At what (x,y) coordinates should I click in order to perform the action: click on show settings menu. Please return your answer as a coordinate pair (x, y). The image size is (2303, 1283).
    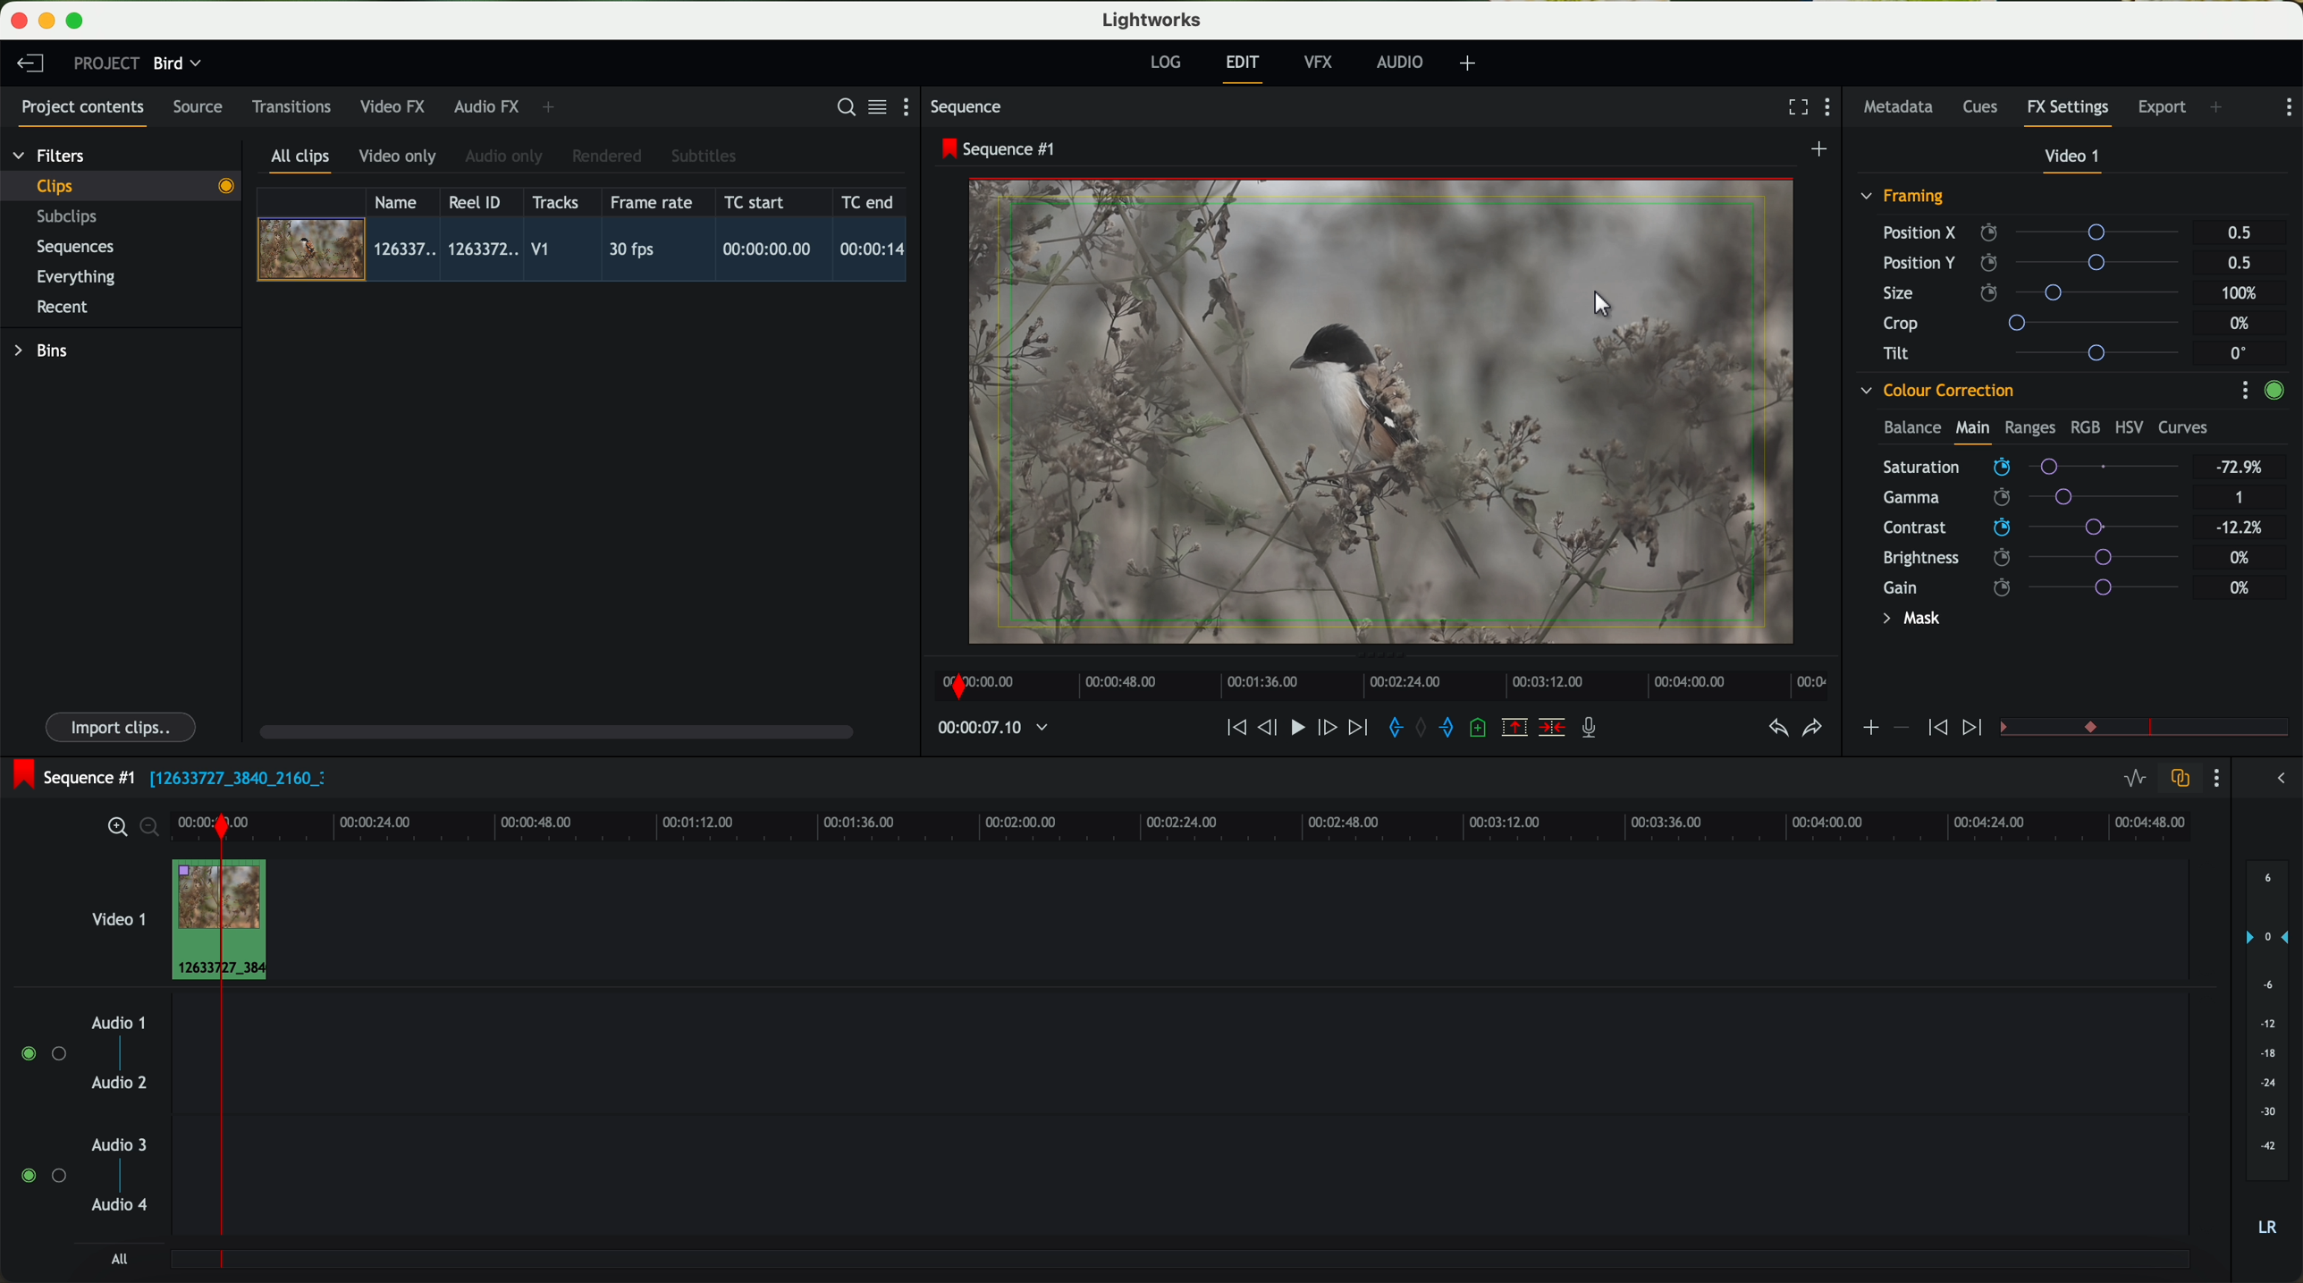
    Looking at the image, I should click on (2214, 778).